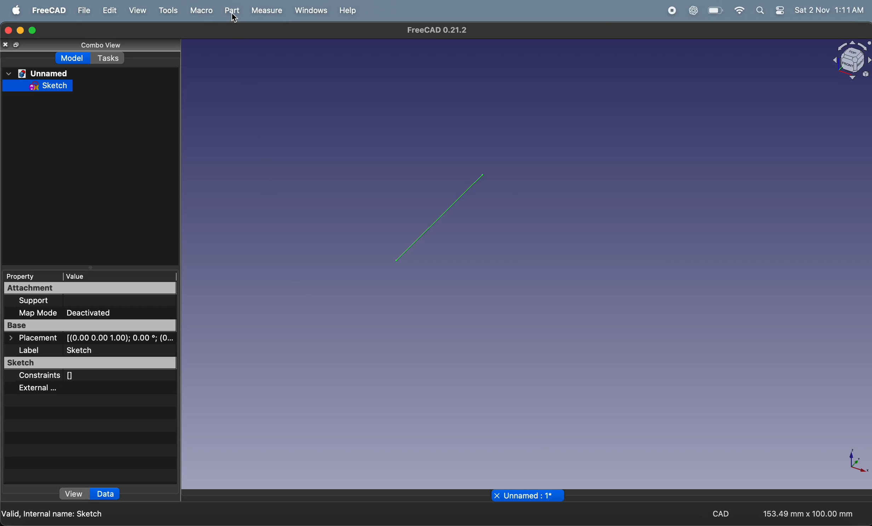  I want to click on settings, so click(780, 11).